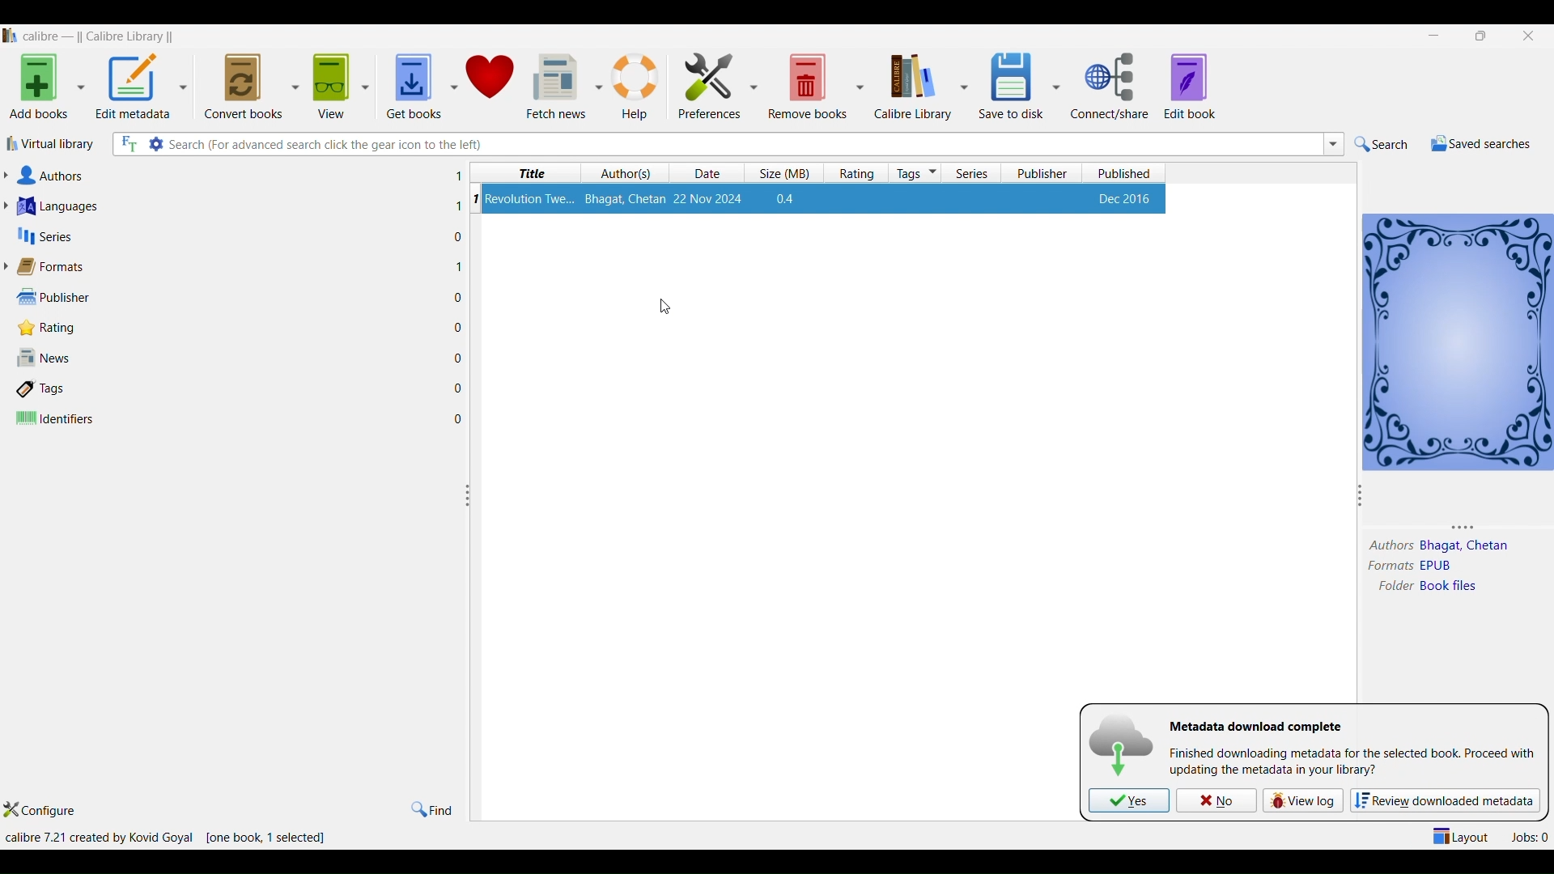 This screenshot has width=1554, height=874. What do you see at coordinates (638, 80) in the screenshot?
I see `help` at bounding box center [638, 80].